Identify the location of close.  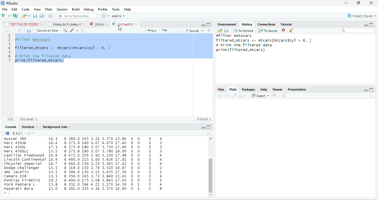
(107, 24).